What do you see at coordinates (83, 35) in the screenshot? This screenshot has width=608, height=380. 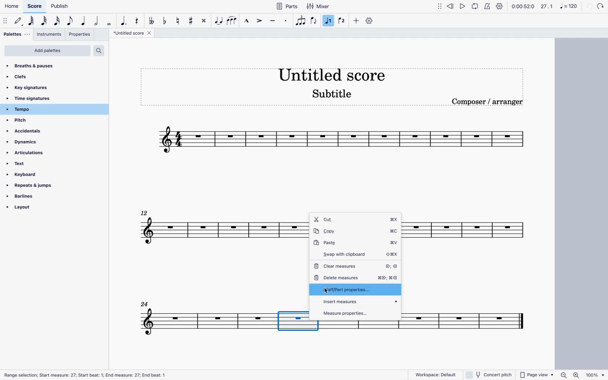 I see `properties` at bounding box center [83, 35].